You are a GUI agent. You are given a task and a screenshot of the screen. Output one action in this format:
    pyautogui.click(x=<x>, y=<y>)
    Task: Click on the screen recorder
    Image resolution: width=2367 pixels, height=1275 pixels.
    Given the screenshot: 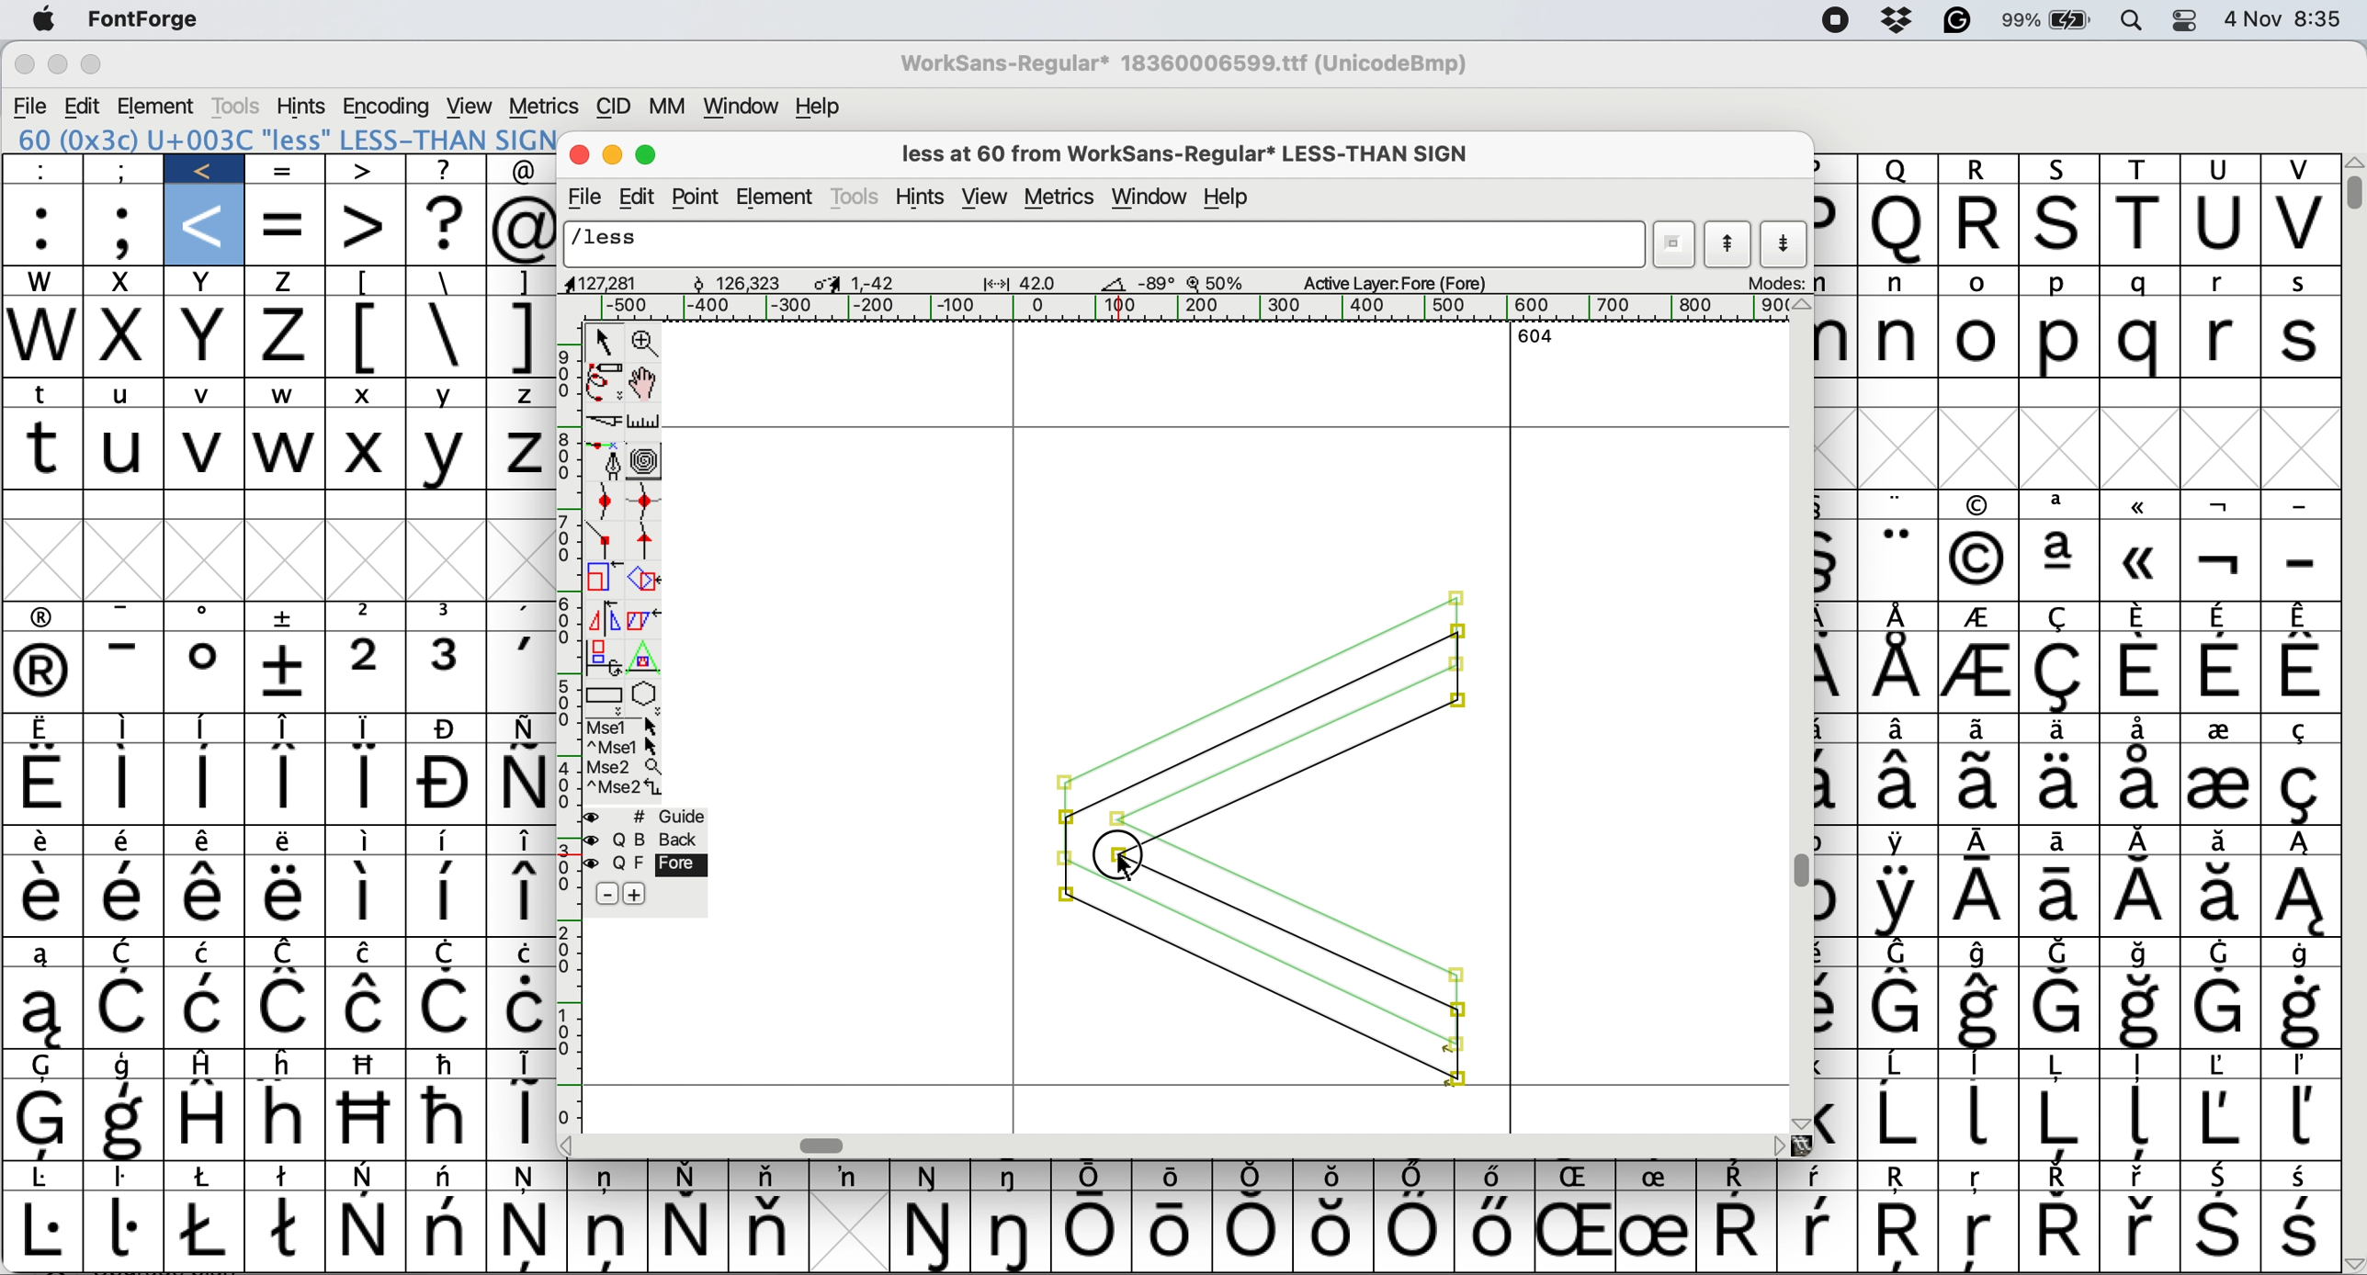 What is the action you would take?
    pyautogui.click(x=1834, y=23)
    